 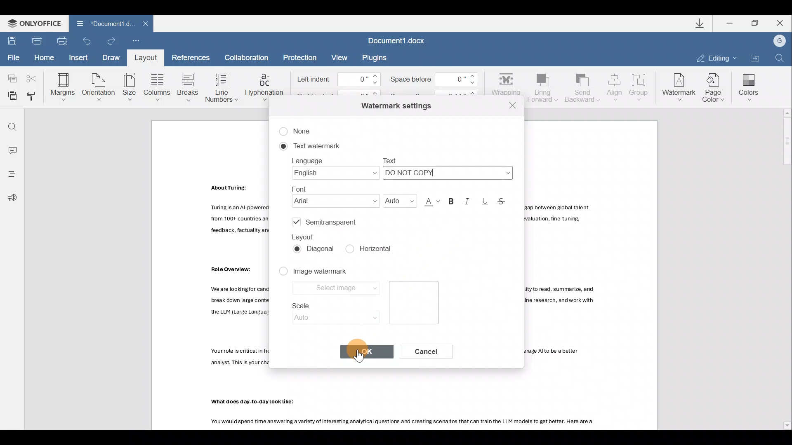 What do you see at coordinates (250, 57) in the screenshot?
I see `Collaboration` at bounding box center [250, 57].